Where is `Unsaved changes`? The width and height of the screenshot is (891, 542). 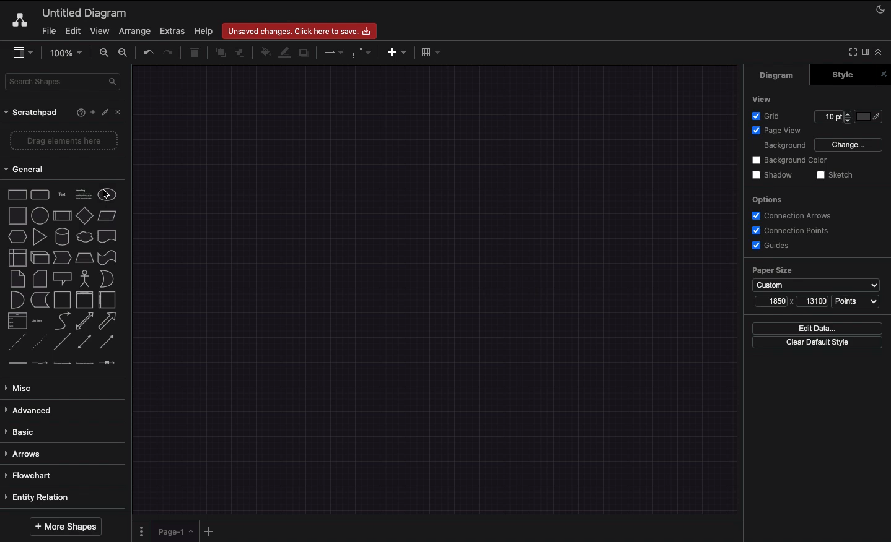
Unsaved changes is located at coordinates (302, 30).